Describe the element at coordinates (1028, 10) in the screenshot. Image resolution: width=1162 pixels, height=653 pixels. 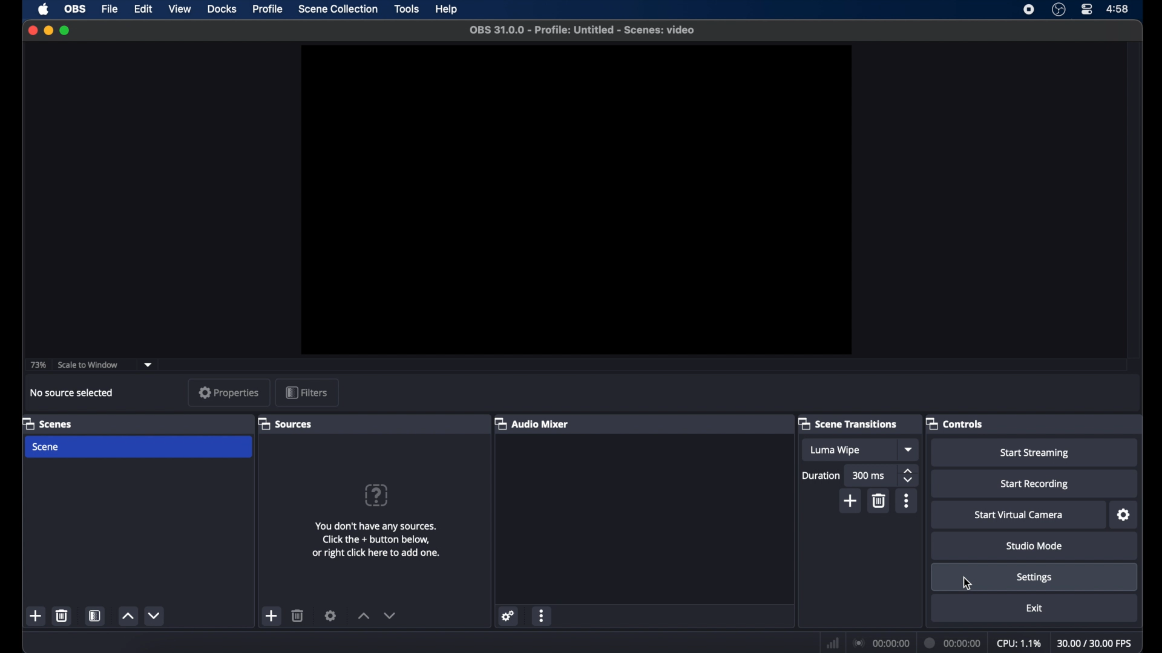
I see `screen recorder icon` at that location.